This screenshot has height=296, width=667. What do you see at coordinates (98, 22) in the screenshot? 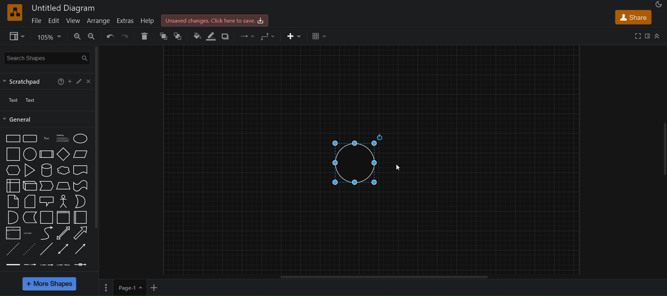
I see `arrange` at bounding box center [98, 22].